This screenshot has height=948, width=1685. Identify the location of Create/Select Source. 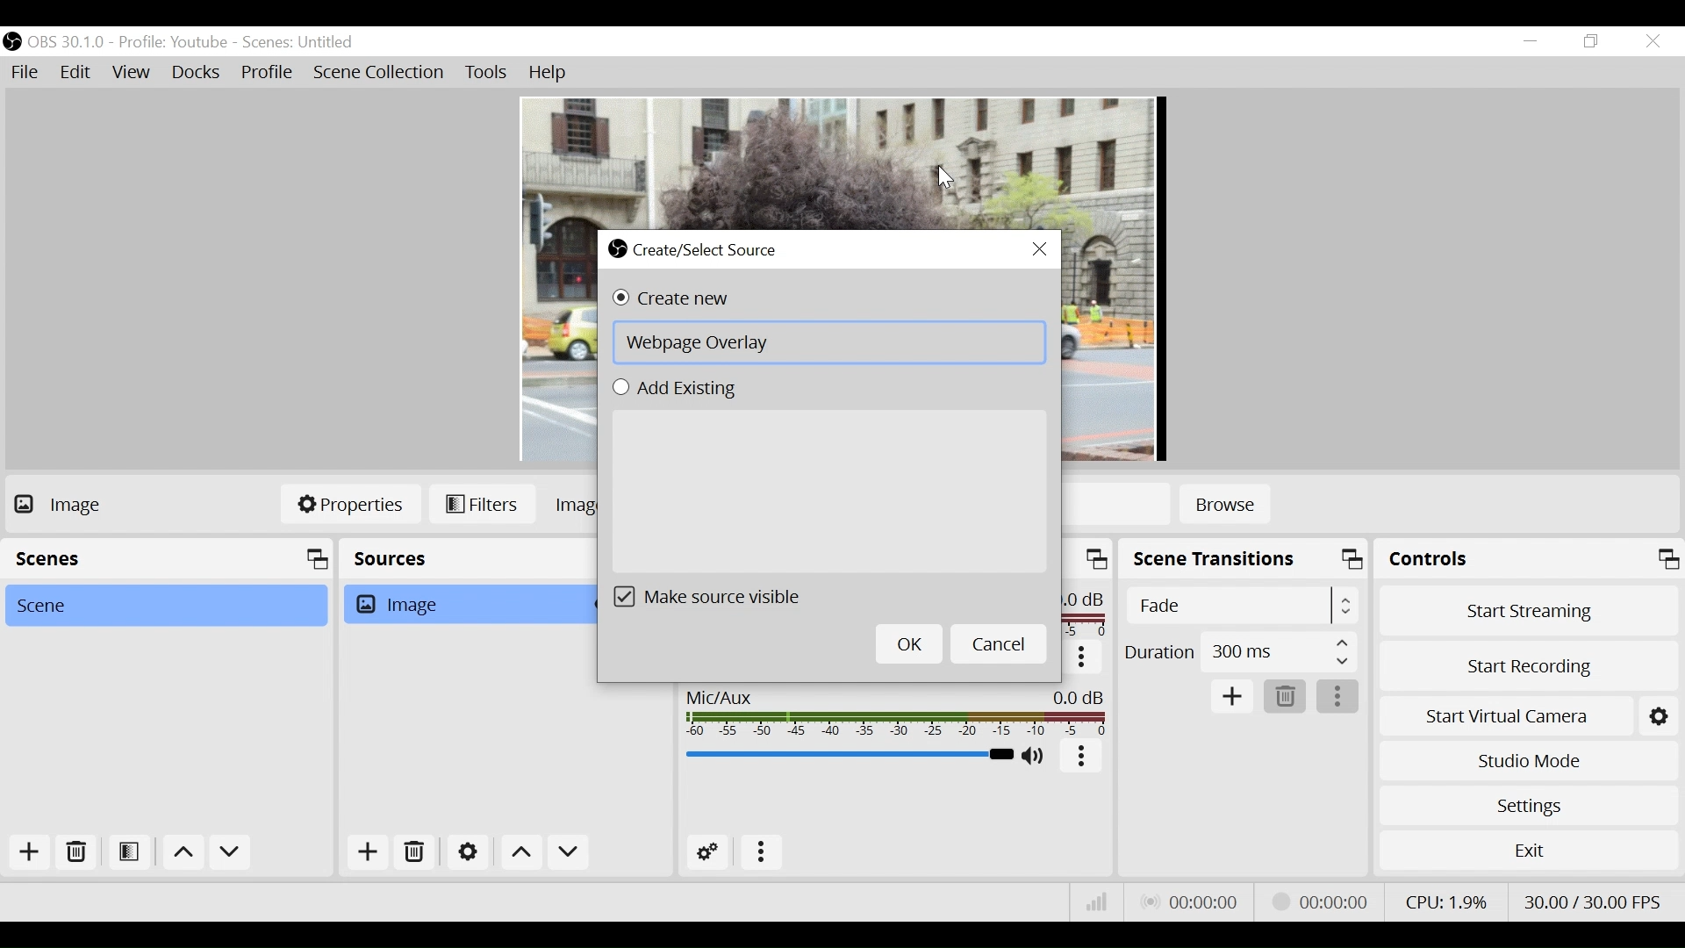
(699, 249).